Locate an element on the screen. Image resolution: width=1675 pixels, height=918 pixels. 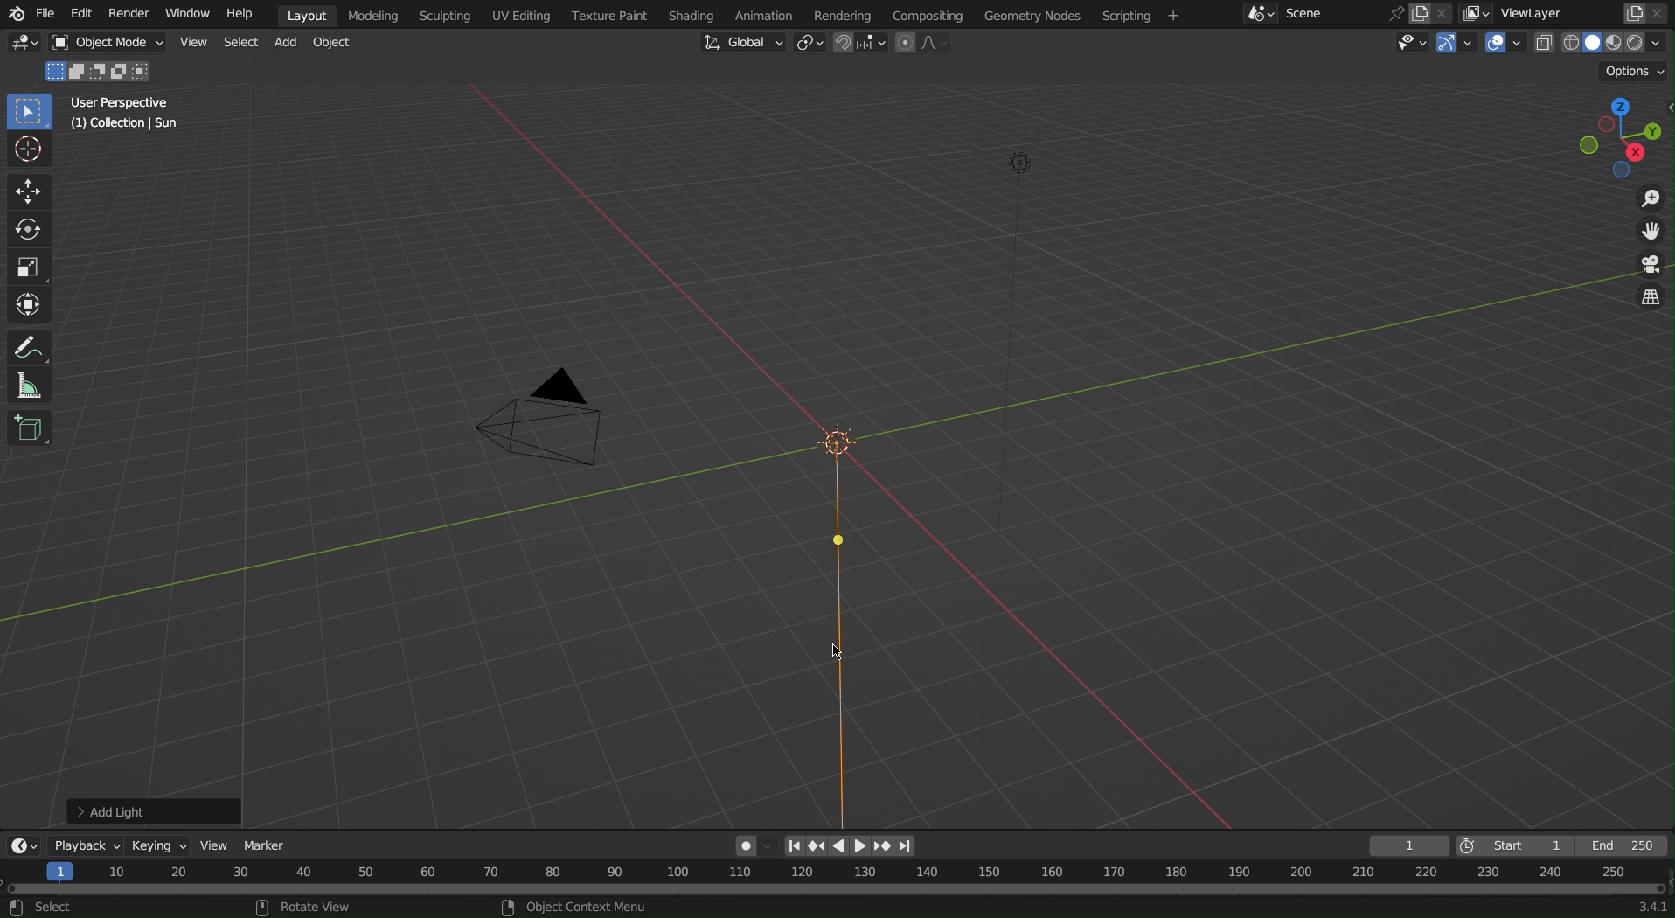
Select is located at coordinates (49, 908).